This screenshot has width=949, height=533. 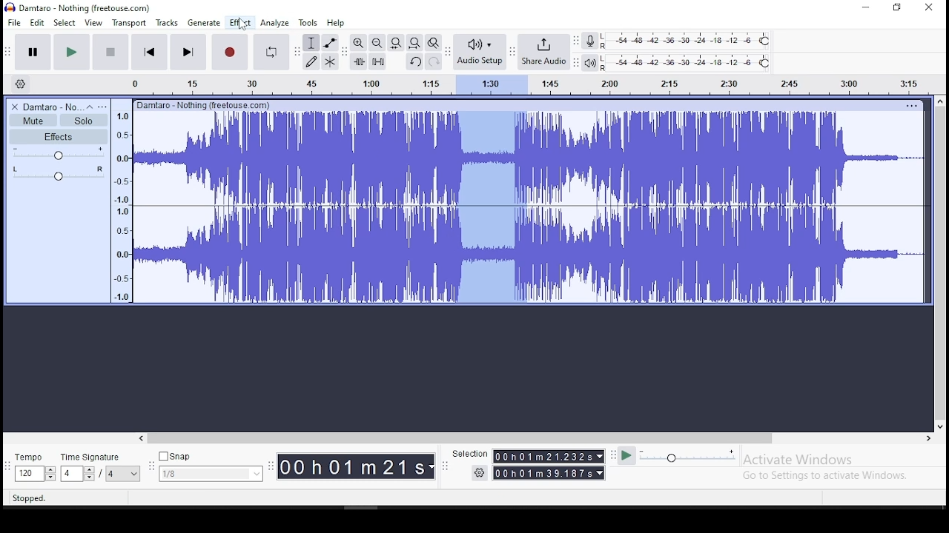 I want to click on generate, so click(x=202, y=23).